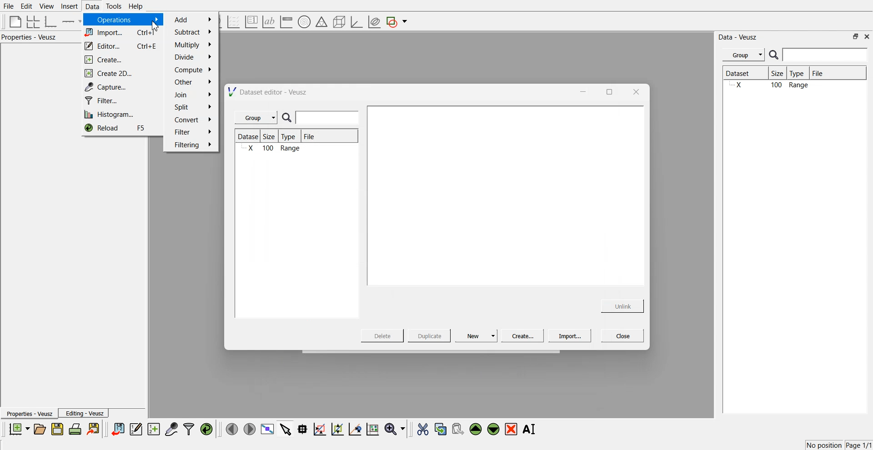 This screenshot has width=873, height=450. Describe the element at coordinates (320, 23) in the screenshot. I see `ternary shapes` at that location.